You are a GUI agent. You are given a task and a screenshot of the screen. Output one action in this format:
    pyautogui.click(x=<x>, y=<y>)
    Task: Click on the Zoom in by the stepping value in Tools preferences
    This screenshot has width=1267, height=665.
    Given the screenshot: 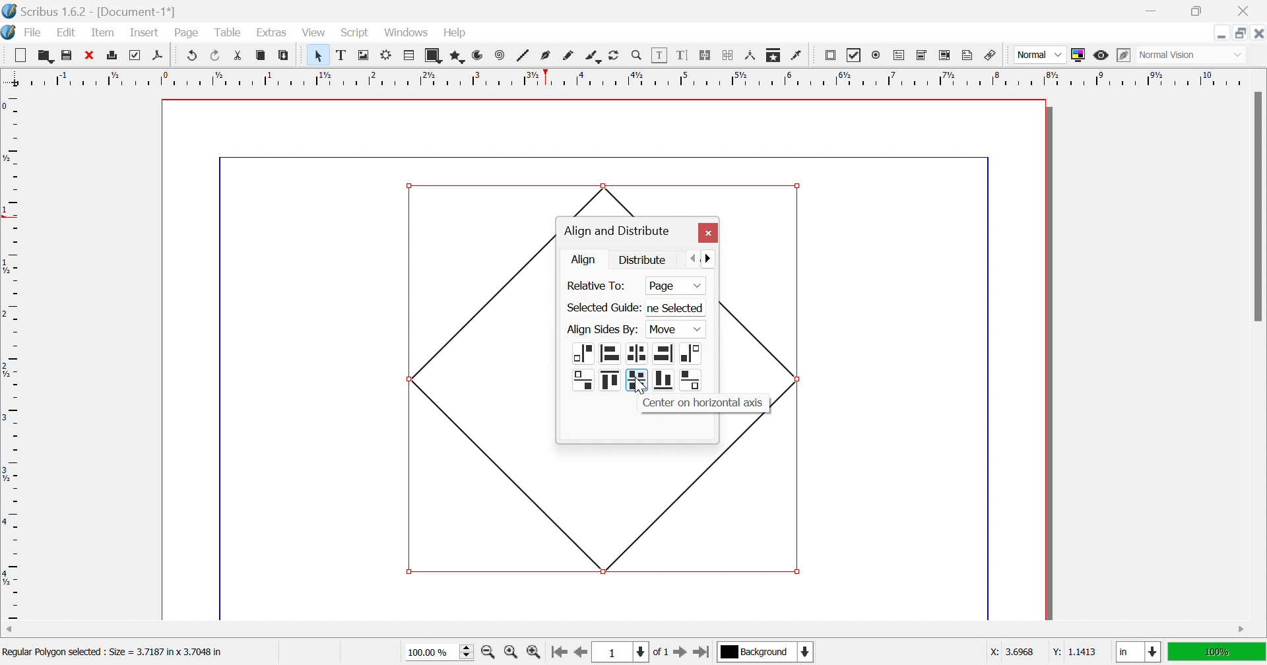 What is the action you would take?
    pyautogui.click(x=533, y=655)
    